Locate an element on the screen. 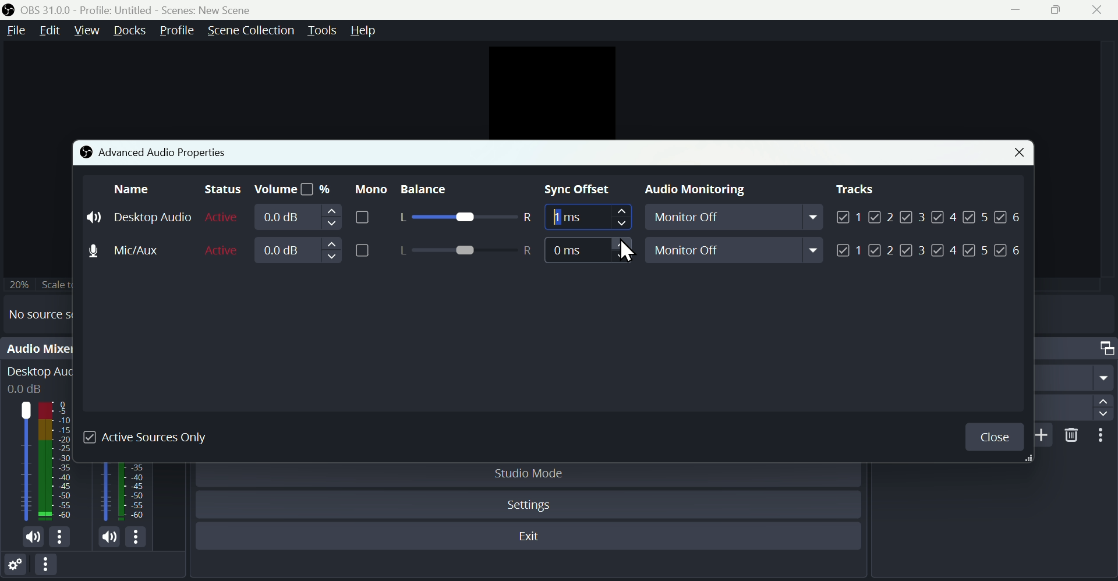  Close is located at coordinates (994, 437).